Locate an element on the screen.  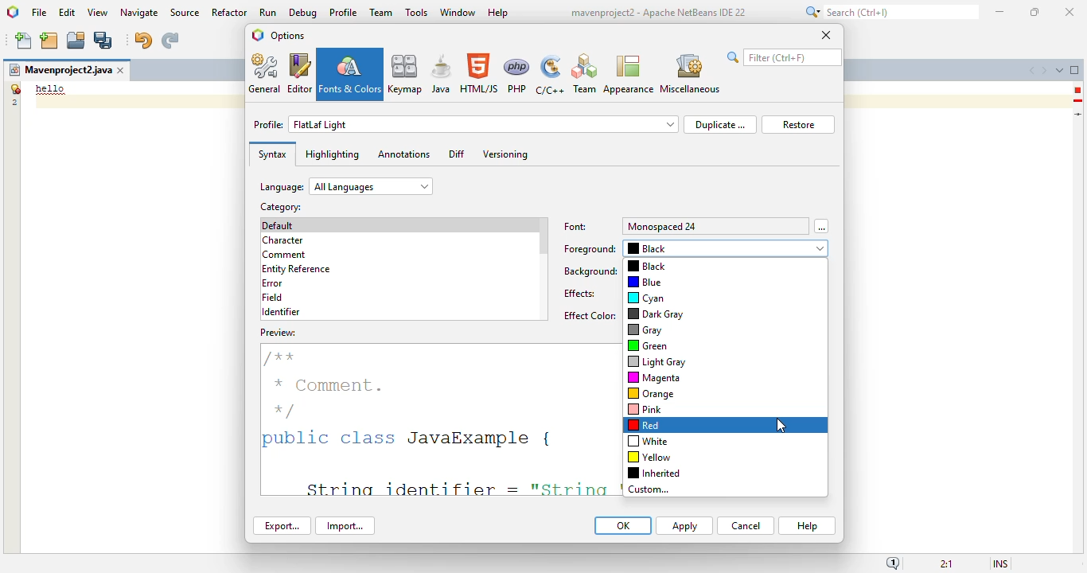
black is located at coordinates (646, 266).